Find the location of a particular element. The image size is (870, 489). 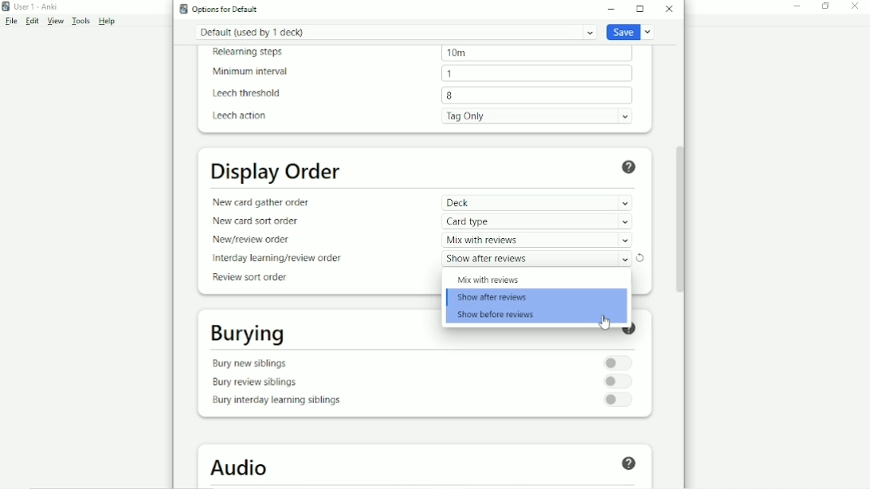

Minimize is located at coordinates (797, 7).